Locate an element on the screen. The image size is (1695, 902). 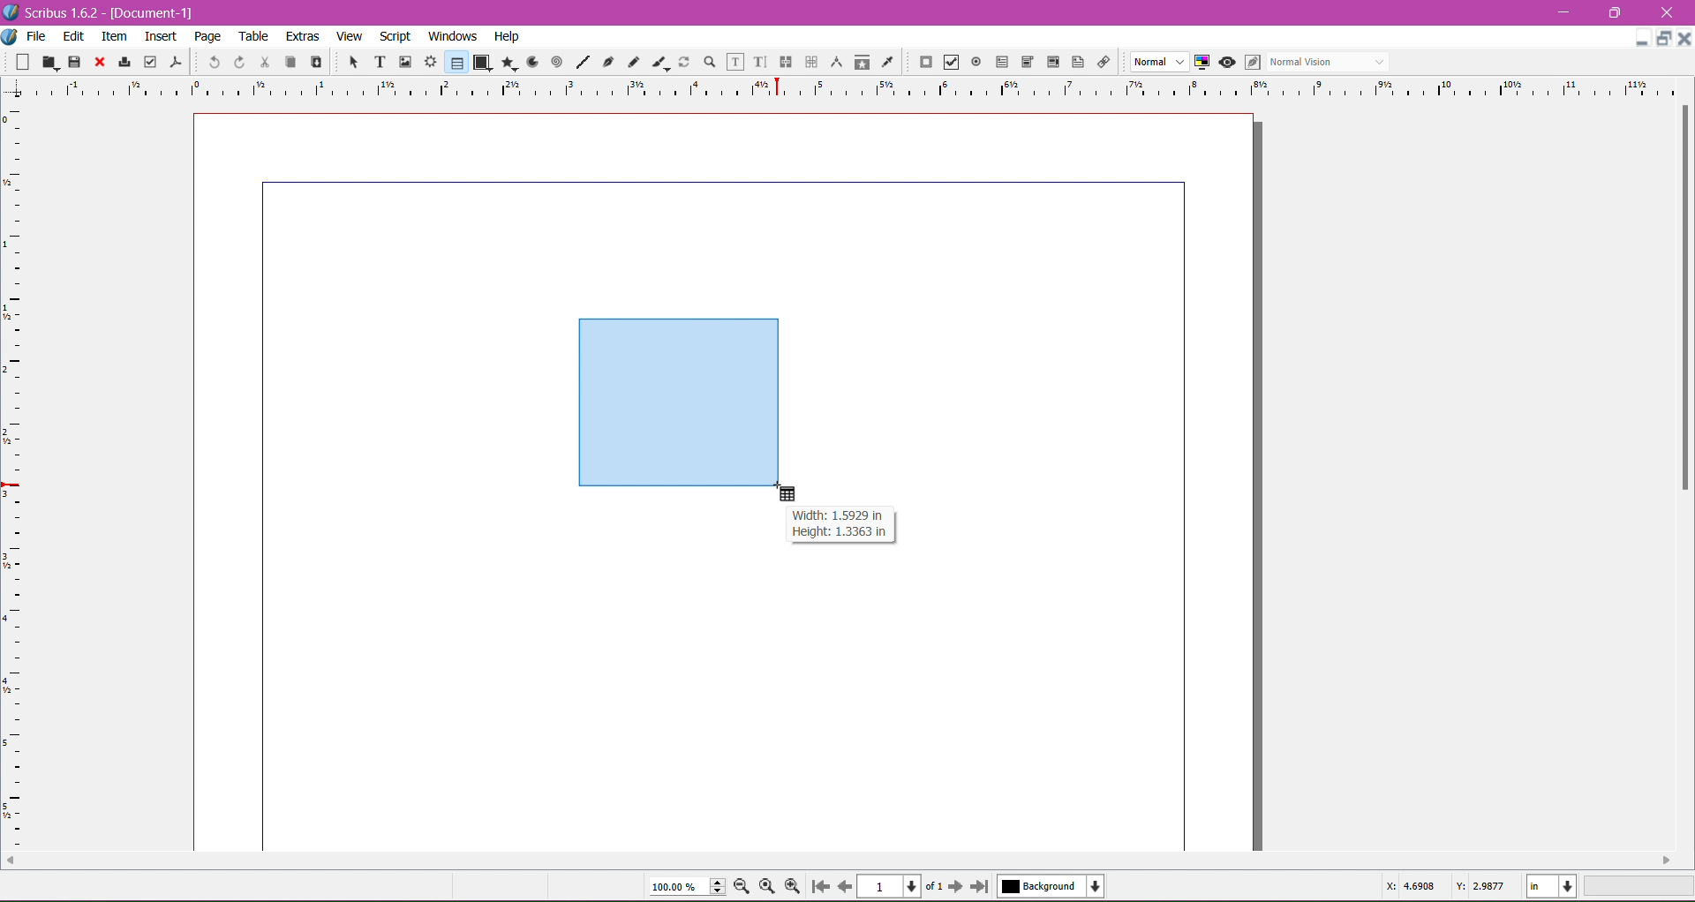
Print is located at coordinates (122, 64).